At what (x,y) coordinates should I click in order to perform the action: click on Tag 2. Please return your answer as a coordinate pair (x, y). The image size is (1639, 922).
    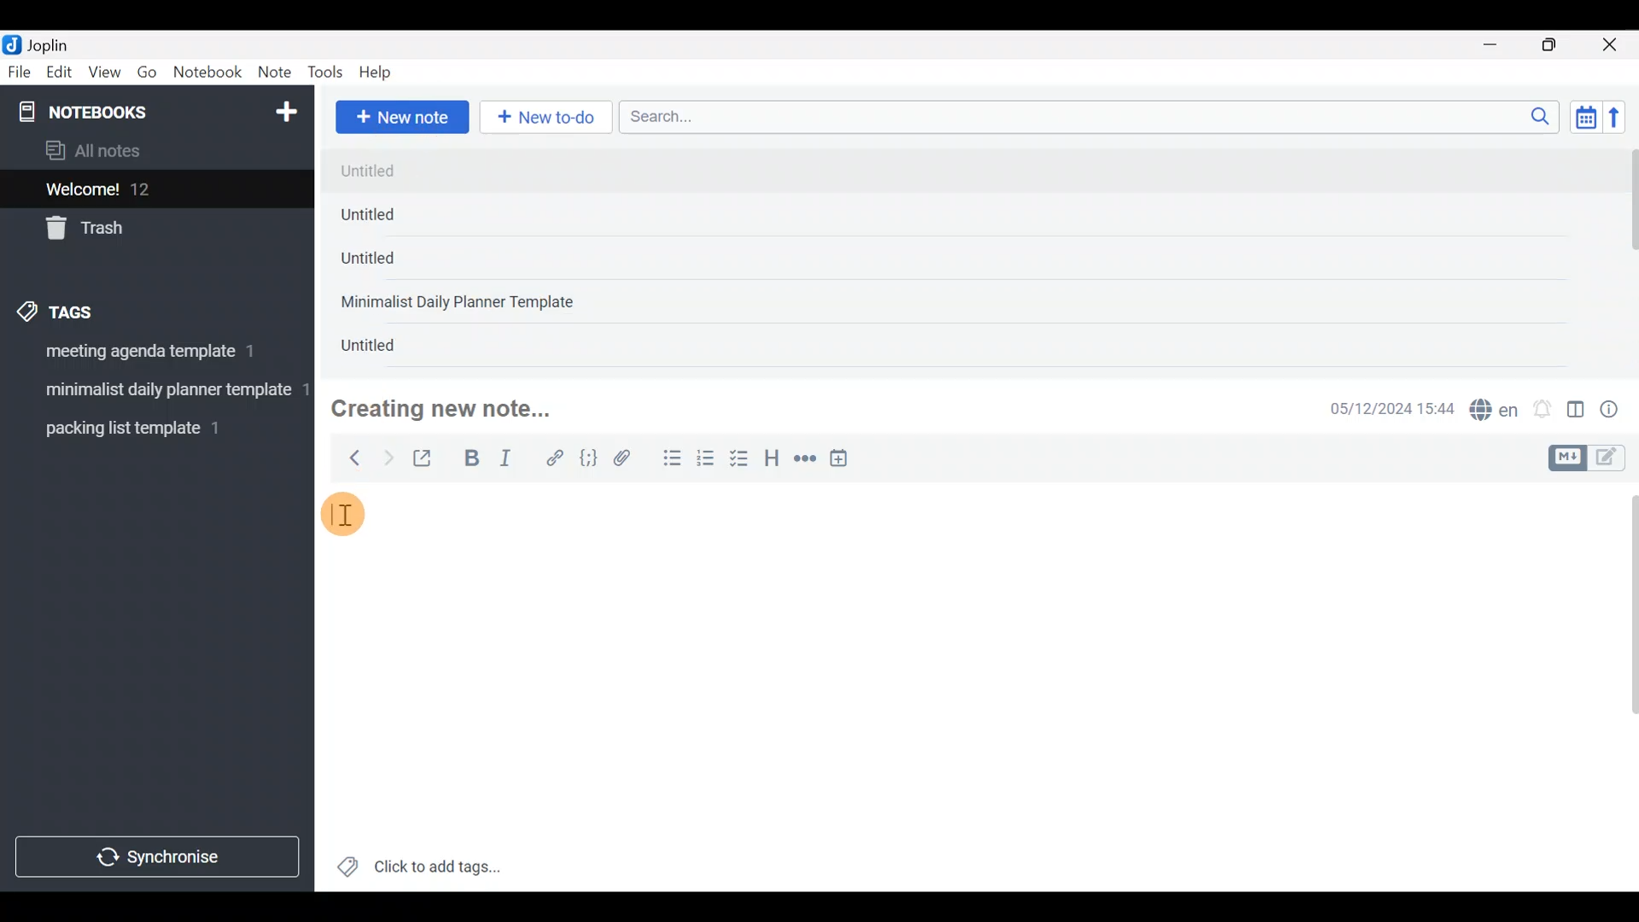
    Looking at the image, I should click on (150, 392).